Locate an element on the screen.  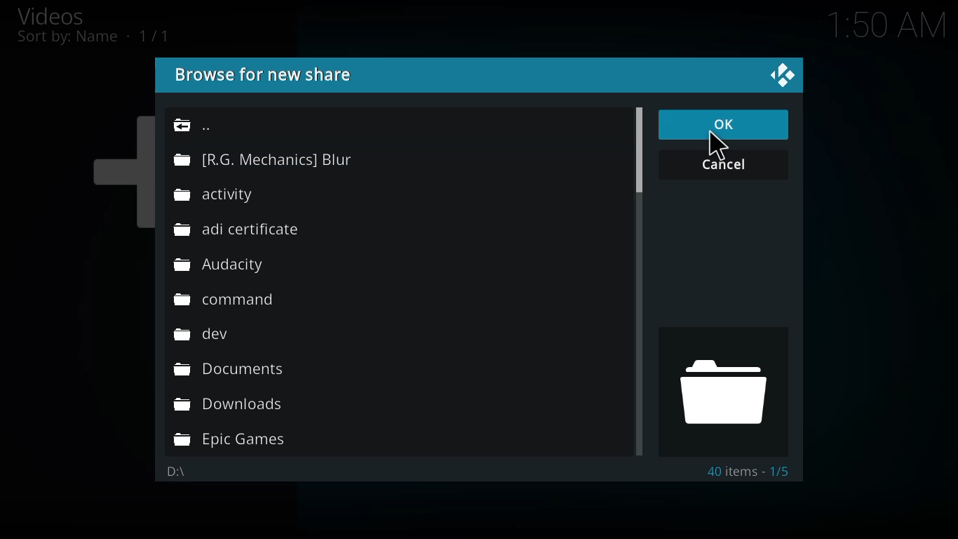
sort by name is located at coordinates (93, 39).